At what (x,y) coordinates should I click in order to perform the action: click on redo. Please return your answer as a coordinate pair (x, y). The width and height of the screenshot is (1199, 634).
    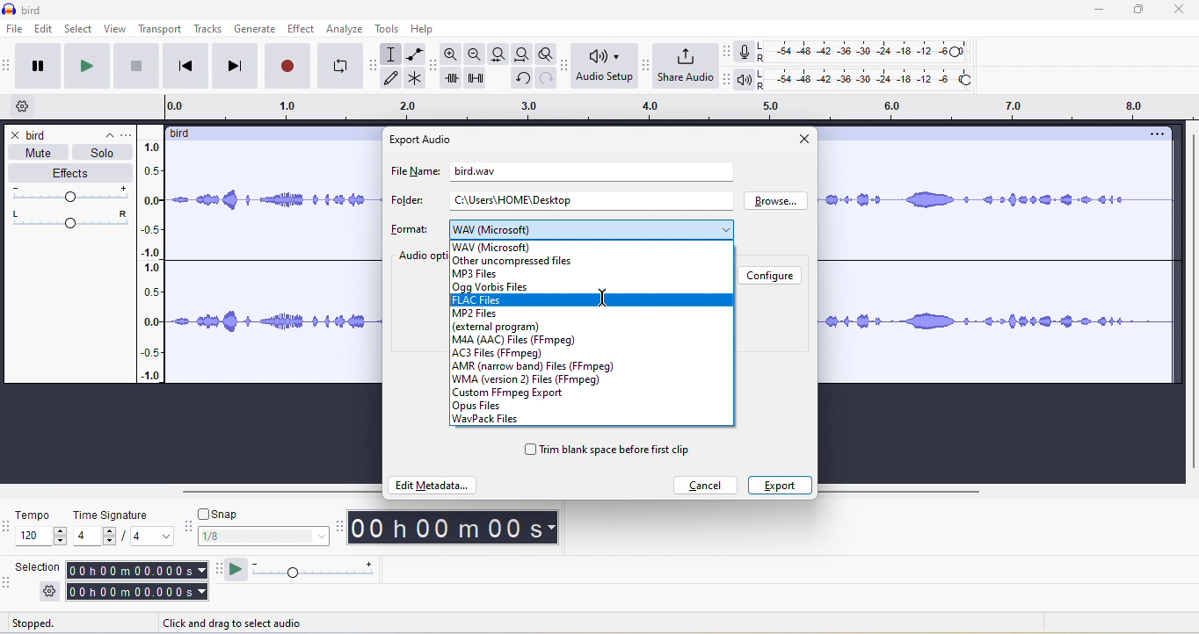
    Looking at the image, I should click on (543, 83).